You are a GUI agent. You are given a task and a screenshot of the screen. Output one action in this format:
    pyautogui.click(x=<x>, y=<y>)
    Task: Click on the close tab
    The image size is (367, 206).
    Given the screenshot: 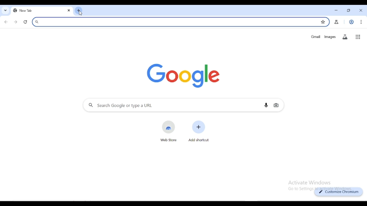 What is the action you would take?
    pyautogui.click(x=69, y=11)
    